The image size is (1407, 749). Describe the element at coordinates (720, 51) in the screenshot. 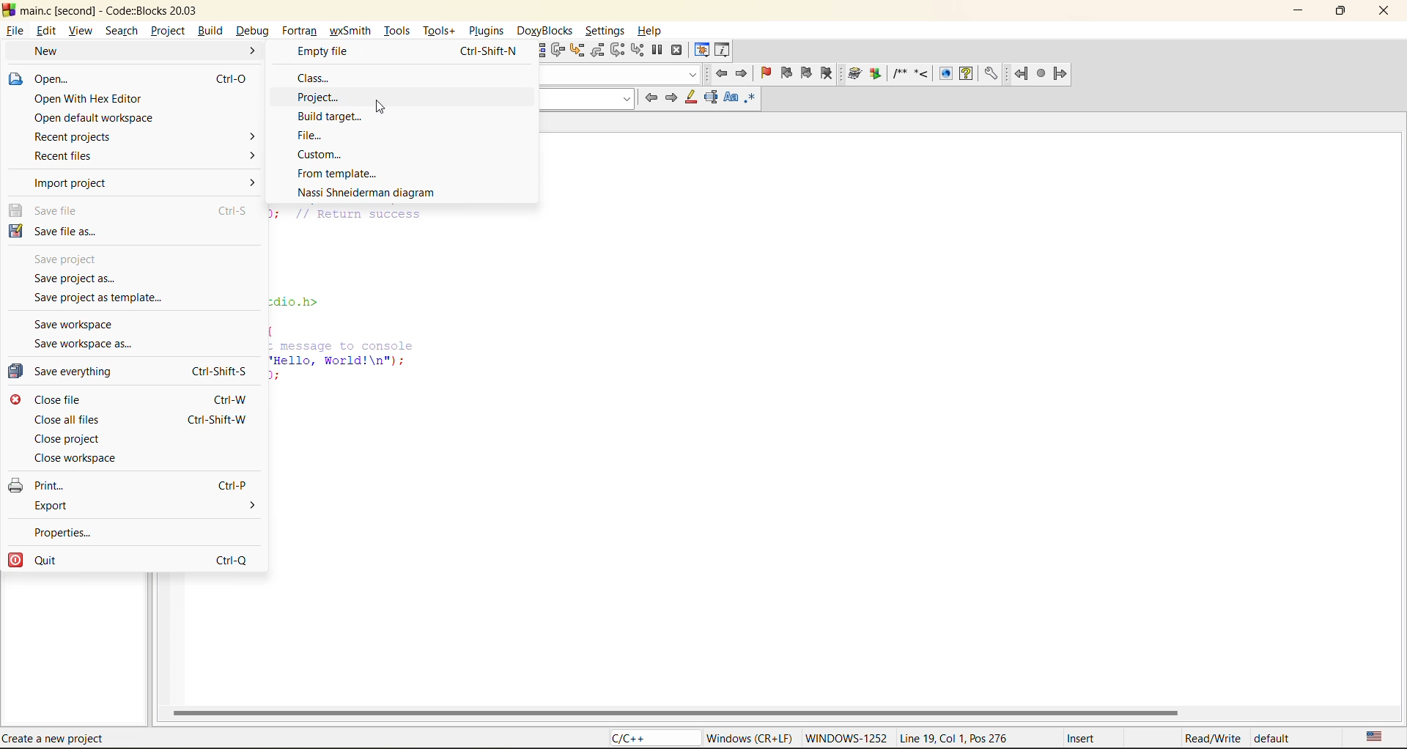

I see `various info` at that location.